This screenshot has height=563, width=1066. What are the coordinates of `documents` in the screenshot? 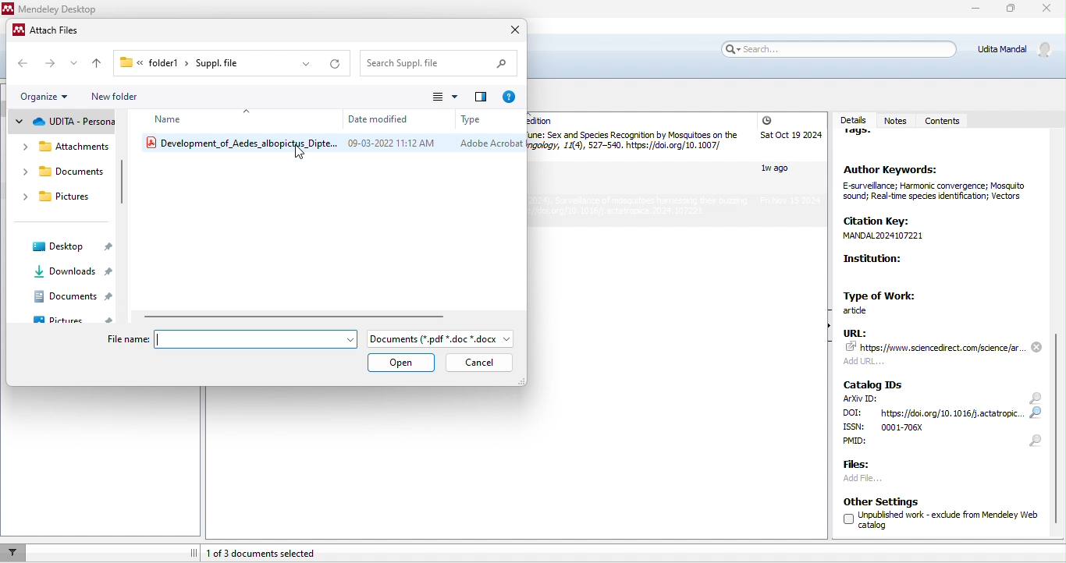 It's located at (58, 169).